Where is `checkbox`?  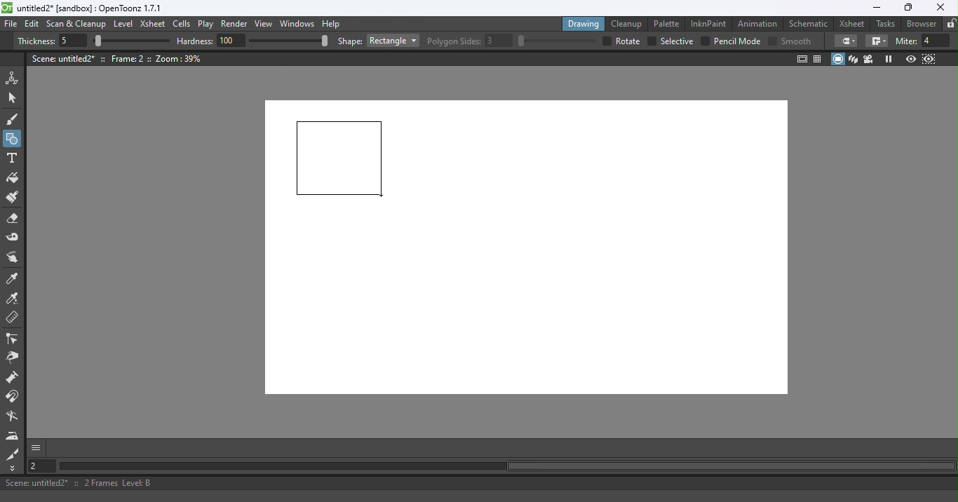 checkbox is located at coordinates (651, 41).